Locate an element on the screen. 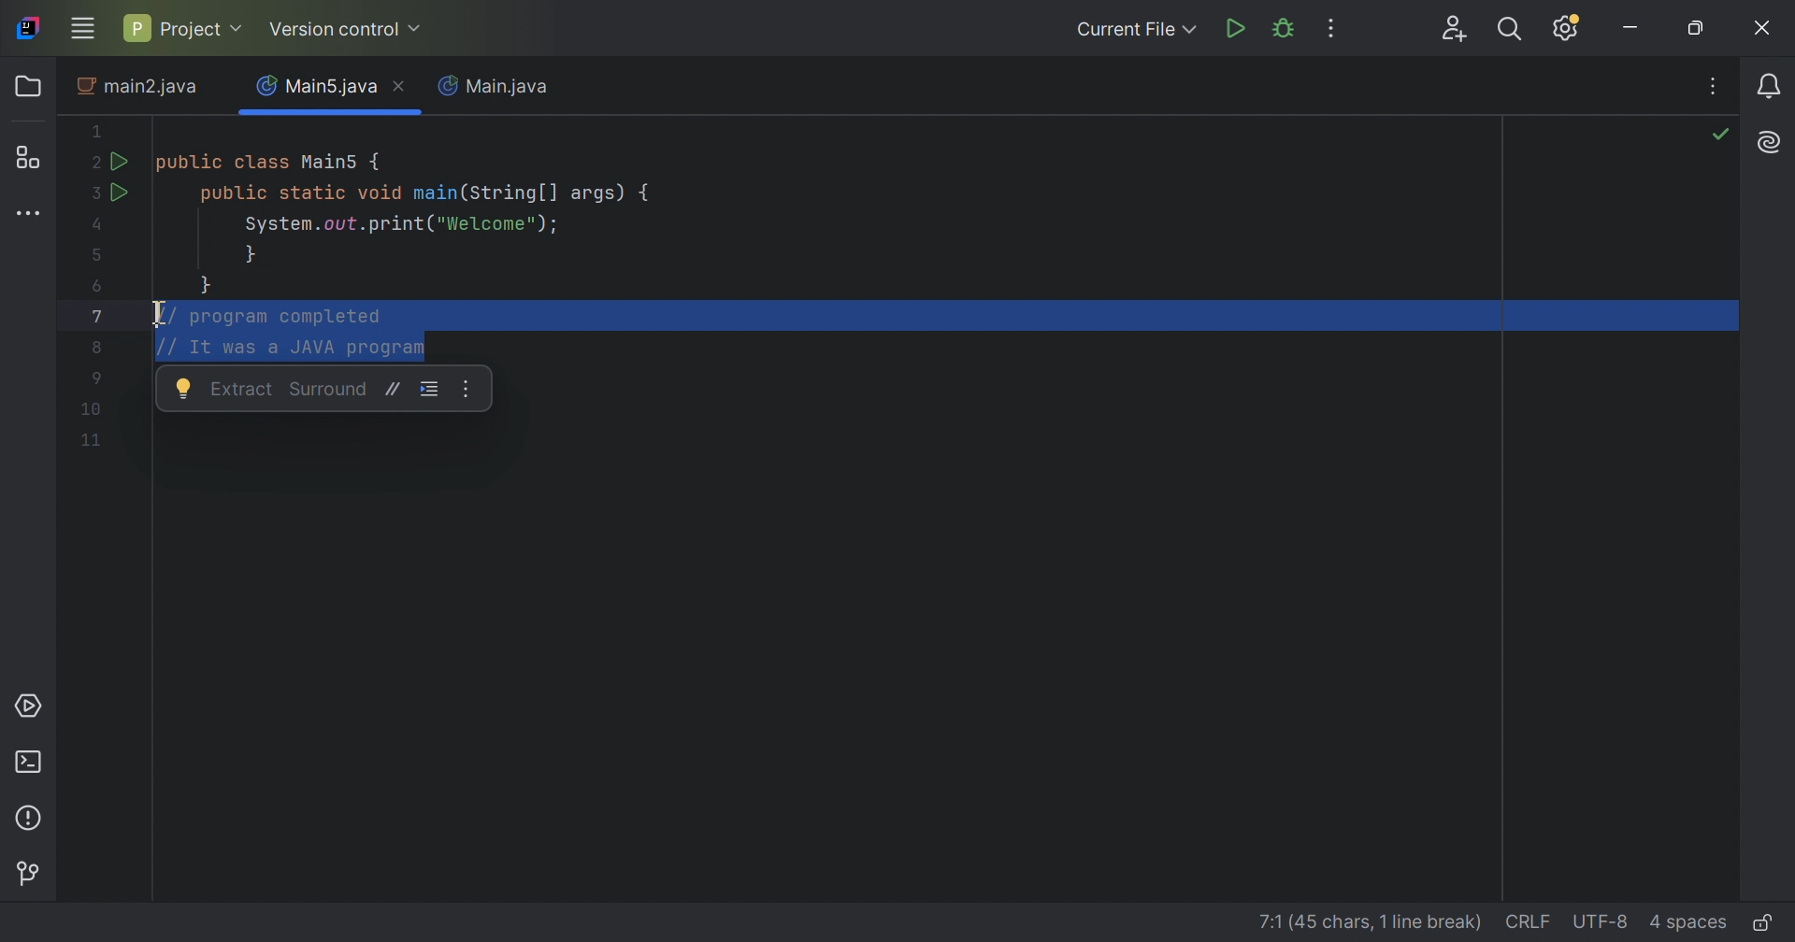 The width and height of the screenshot is (1795, 942). This java code defines a main class with a main method. IT prints "Welcome" to the console. is located at coordinates (370, 205).